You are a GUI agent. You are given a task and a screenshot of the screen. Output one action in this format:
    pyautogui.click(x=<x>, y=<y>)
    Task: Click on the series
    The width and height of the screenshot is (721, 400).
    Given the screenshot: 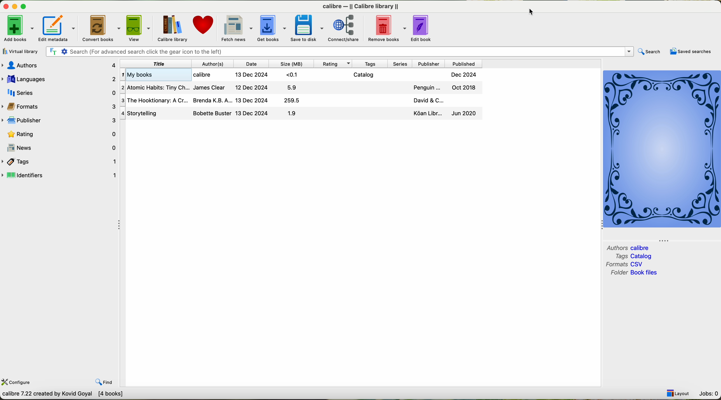 What is the action you would take?
    pyautogui.click(x=60, y=93)
    